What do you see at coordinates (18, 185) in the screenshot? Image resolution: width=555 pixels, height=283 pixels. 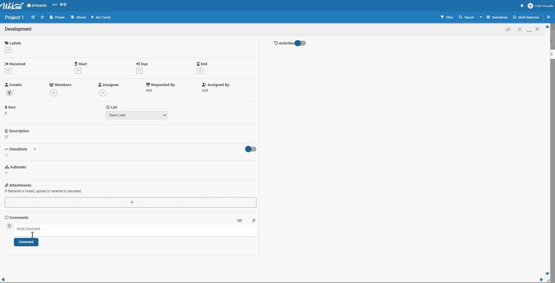 I see `Add Attachments` at bounding box center [18, 185].